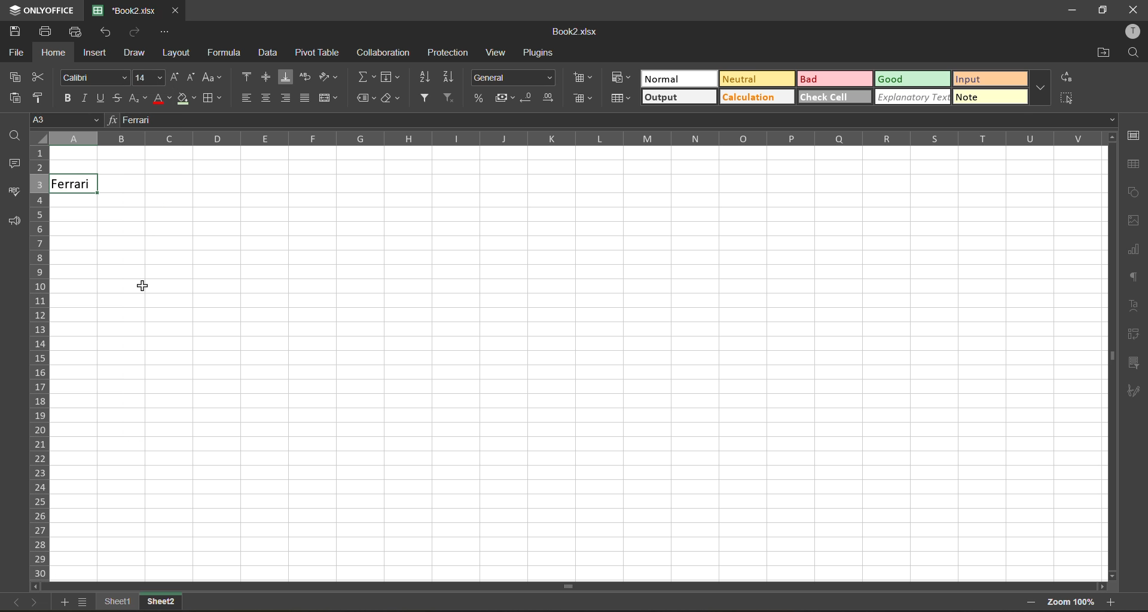 Image resolution: width=1148 pixels, height=612 pixels. What do you see at coordinates (1112, 601) in the screenshot?
I see `zoom in` at bounding box center [1112, 601].